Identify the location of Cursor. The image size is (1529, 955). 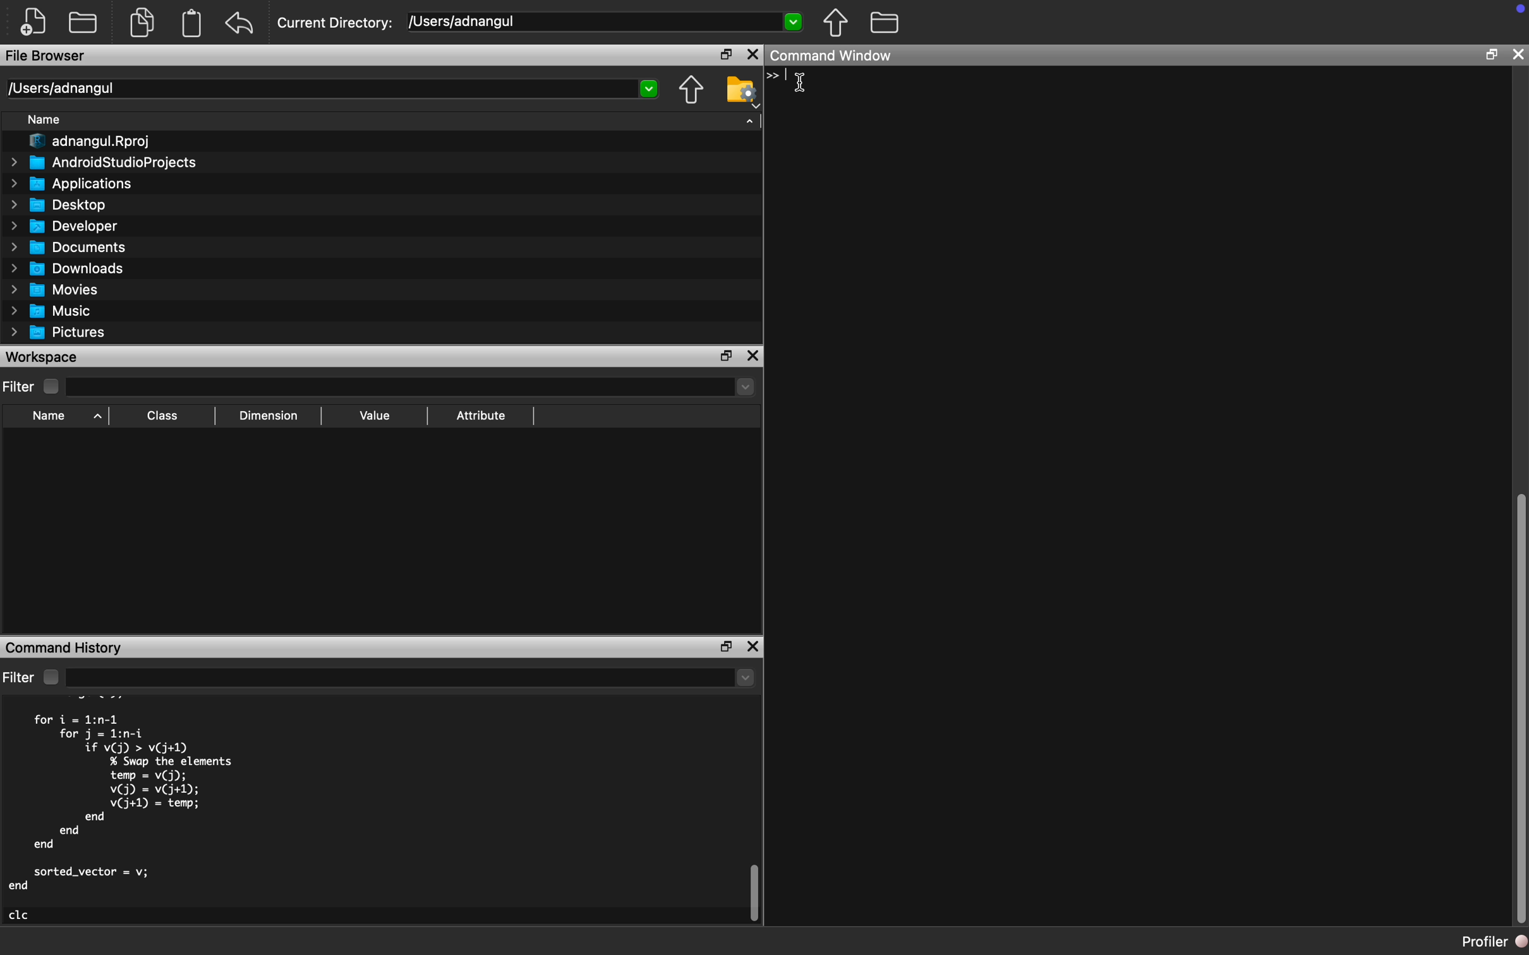
(804, 83).